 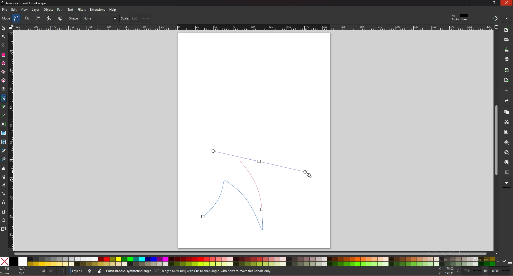 What do you see at coordinates (3, 142) in the screenshot?
I see `mesh` at bounding box center [3, 142].